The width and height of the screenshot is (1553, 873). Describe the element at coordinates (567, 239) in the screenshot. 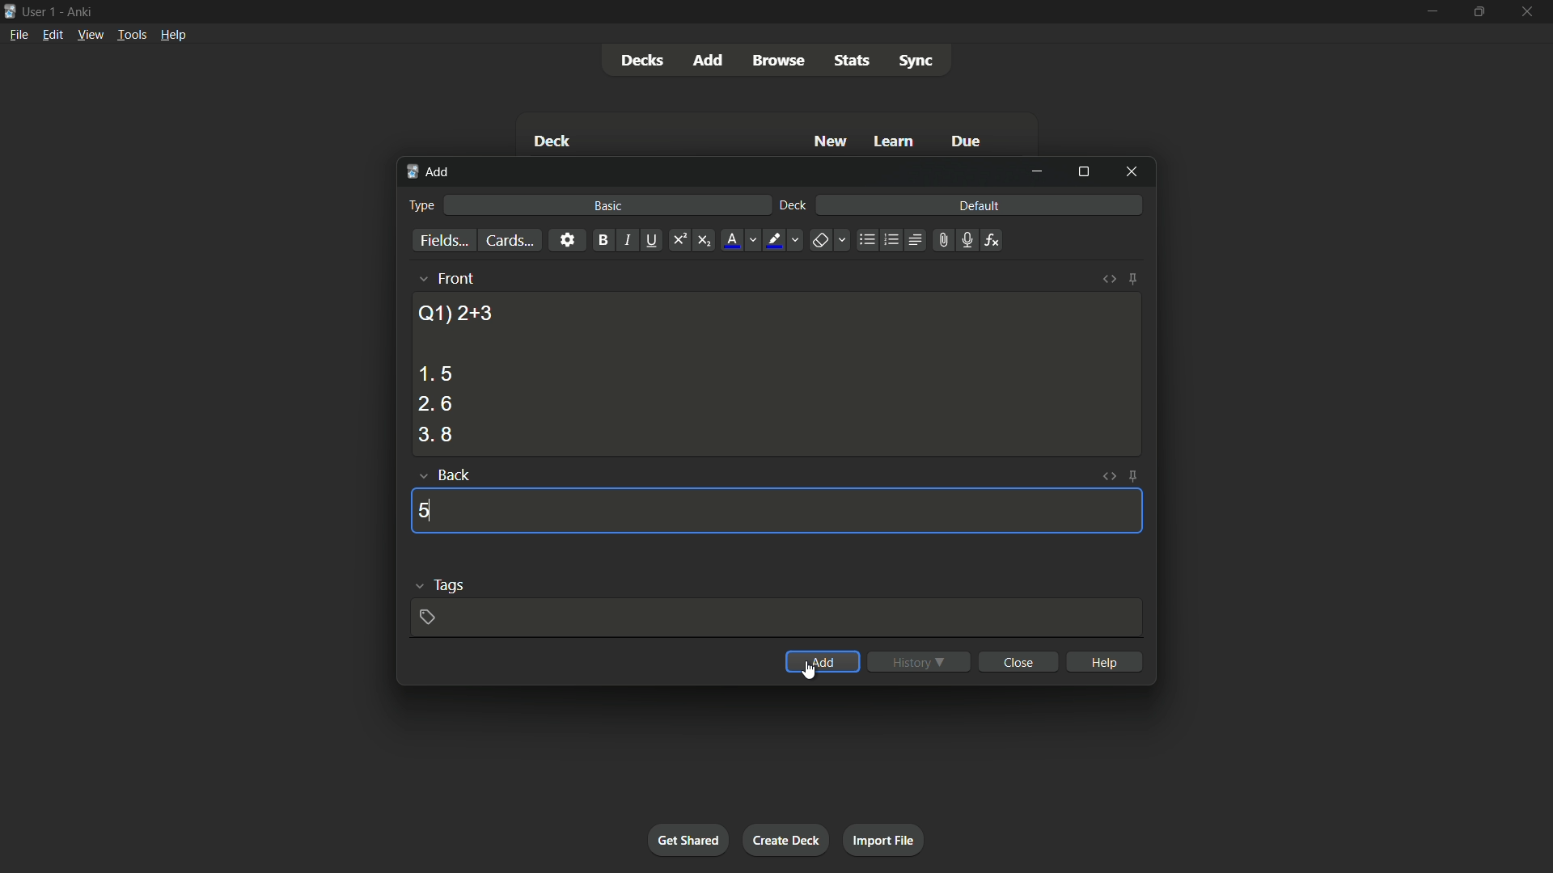

I see `settings` at that location.